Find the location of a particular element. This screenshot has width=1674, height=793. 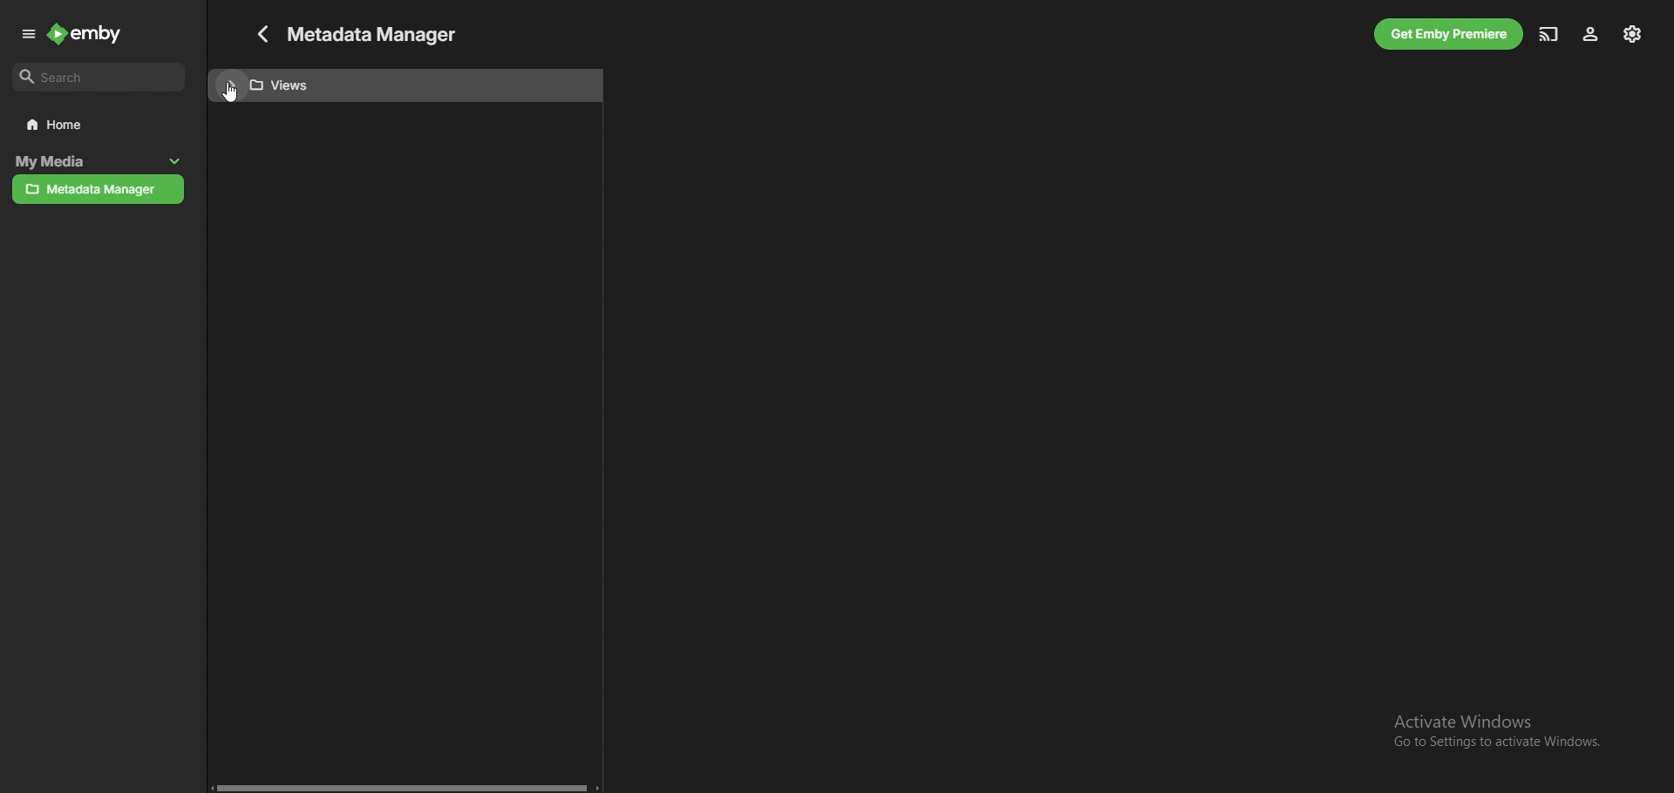

my media is located at coordinates (78, 162).